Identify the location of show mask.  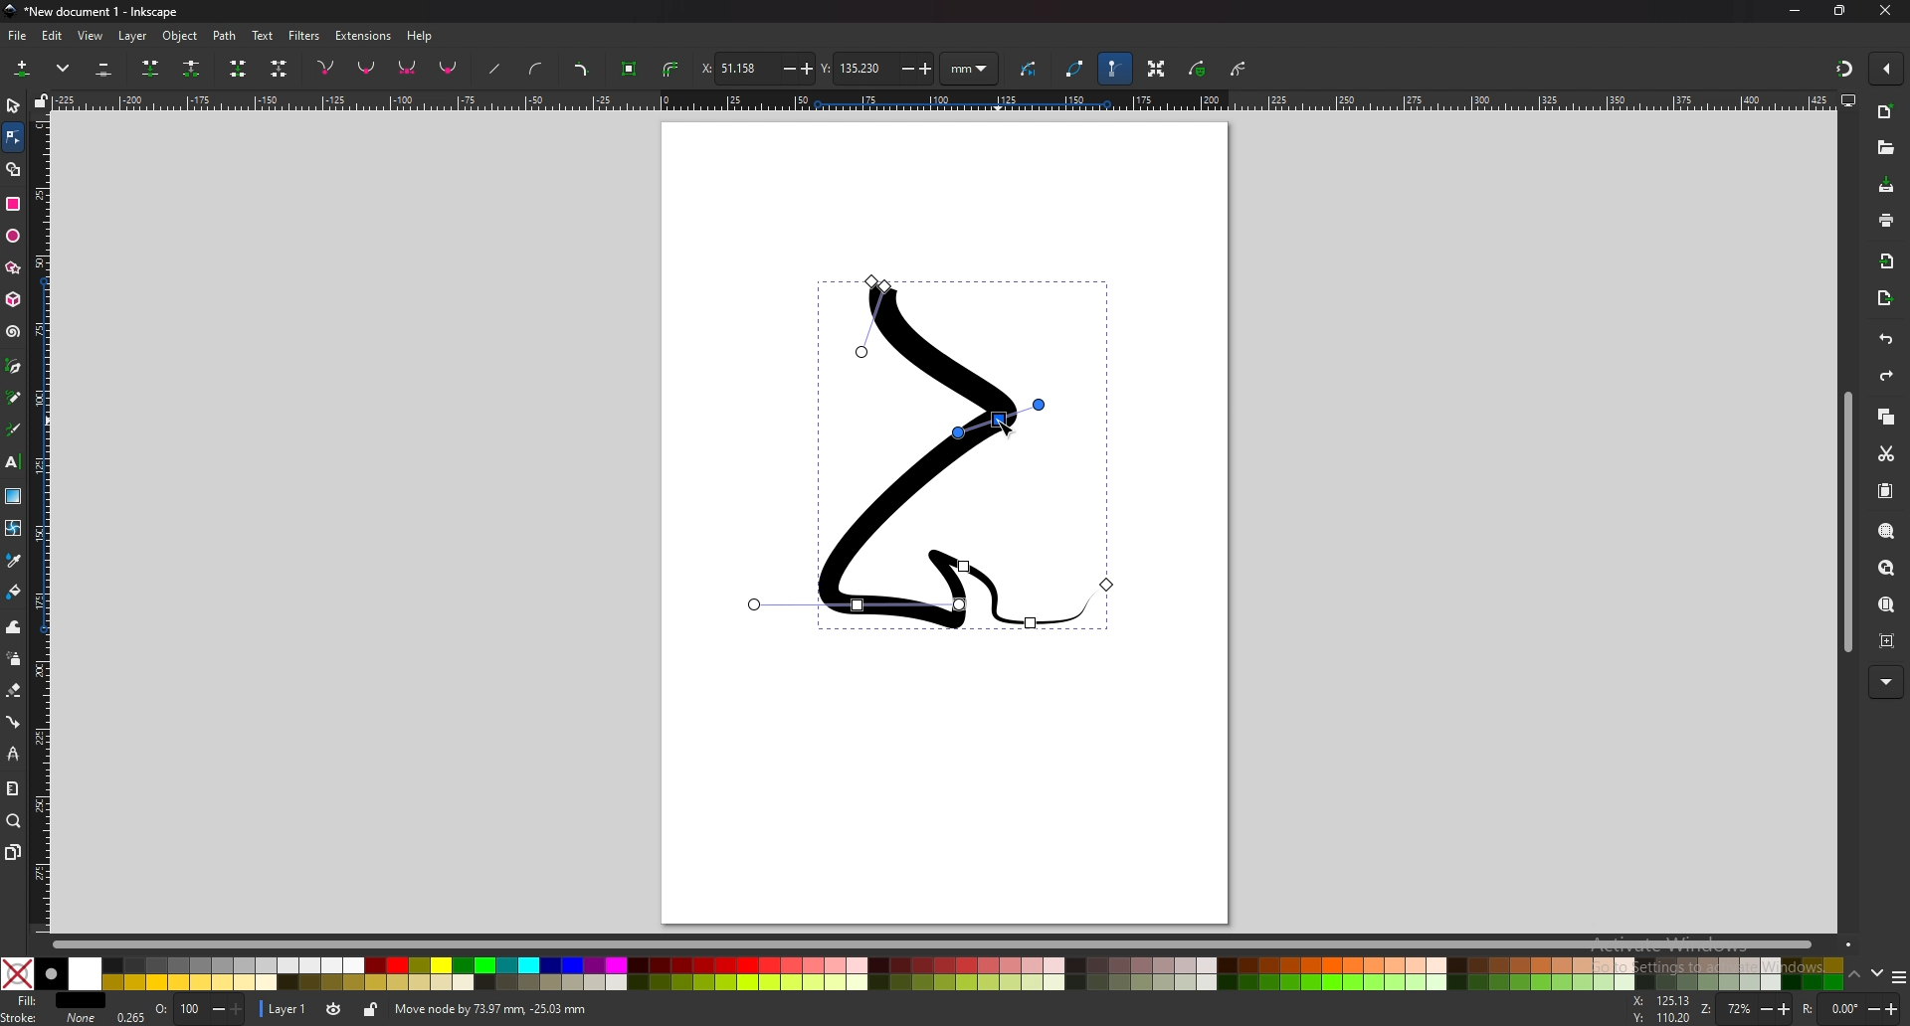
(1199, 69).